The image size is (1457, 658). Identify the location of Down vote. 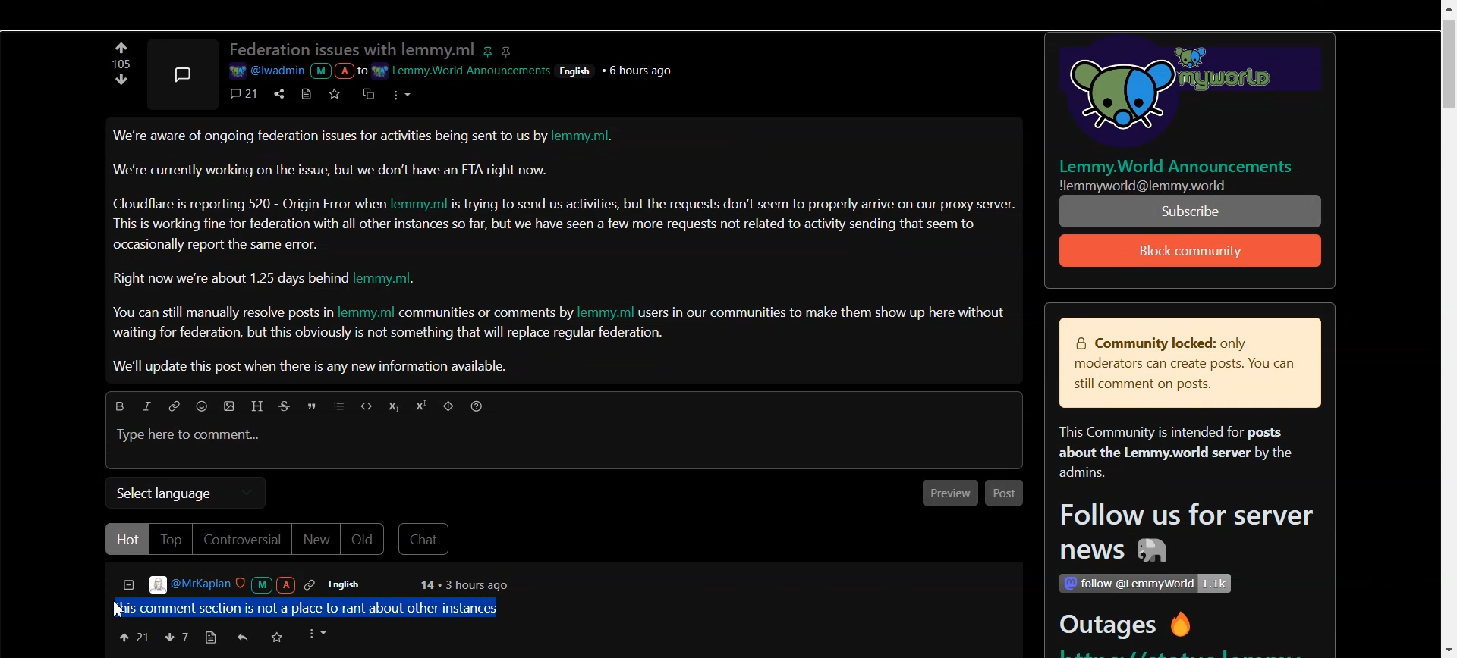
(121, 47).